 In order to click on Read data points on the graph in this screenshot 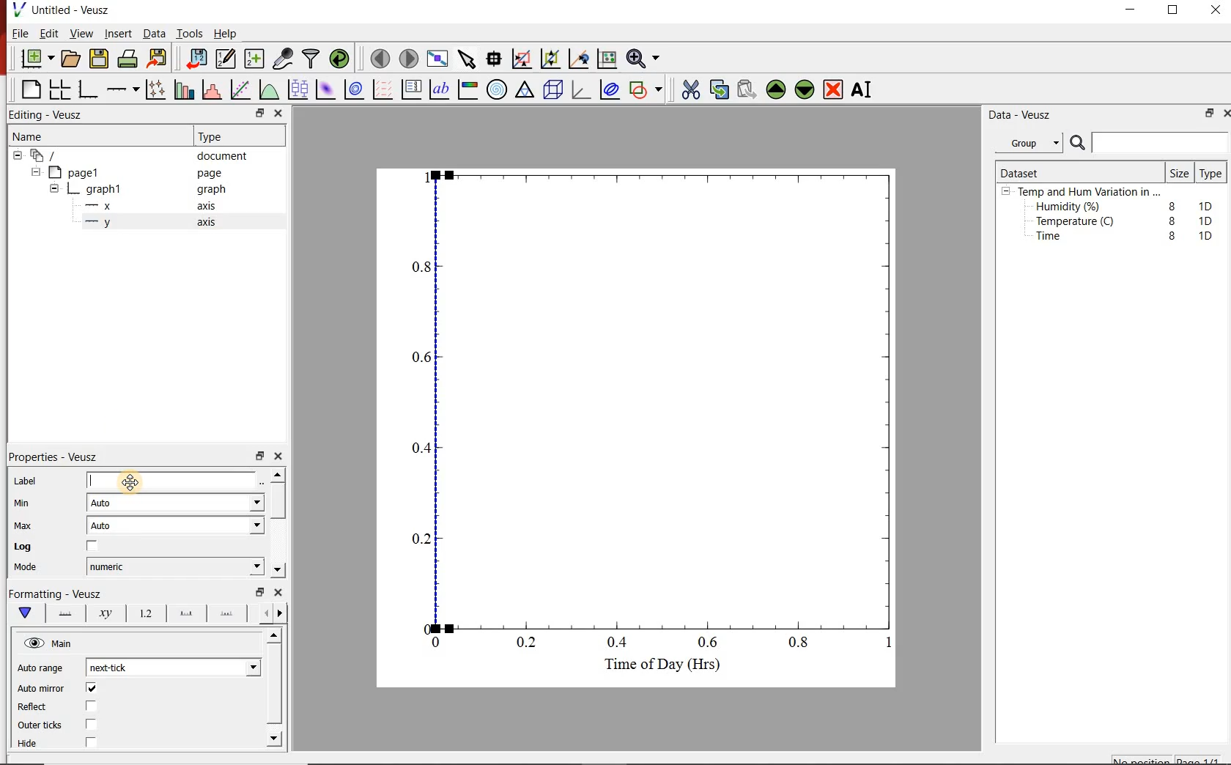, I will do `click(495, 59)`.